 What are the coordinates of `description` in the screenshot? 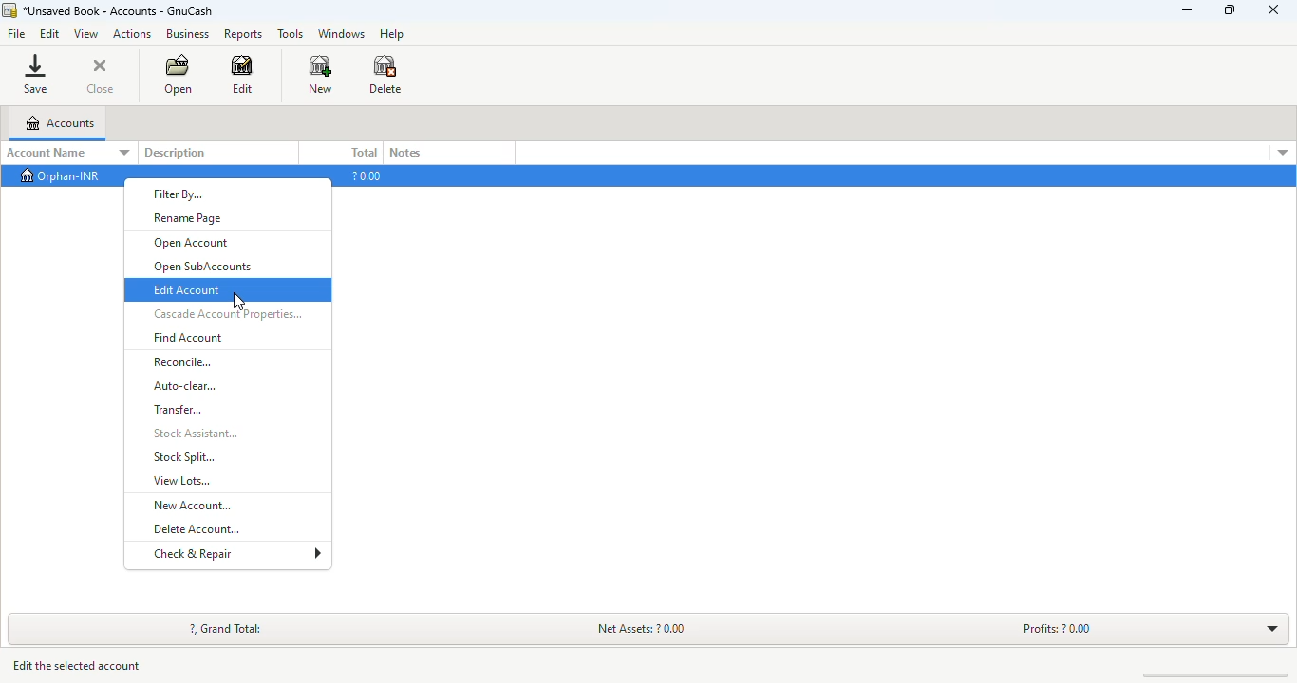 It's located at (175, 154).